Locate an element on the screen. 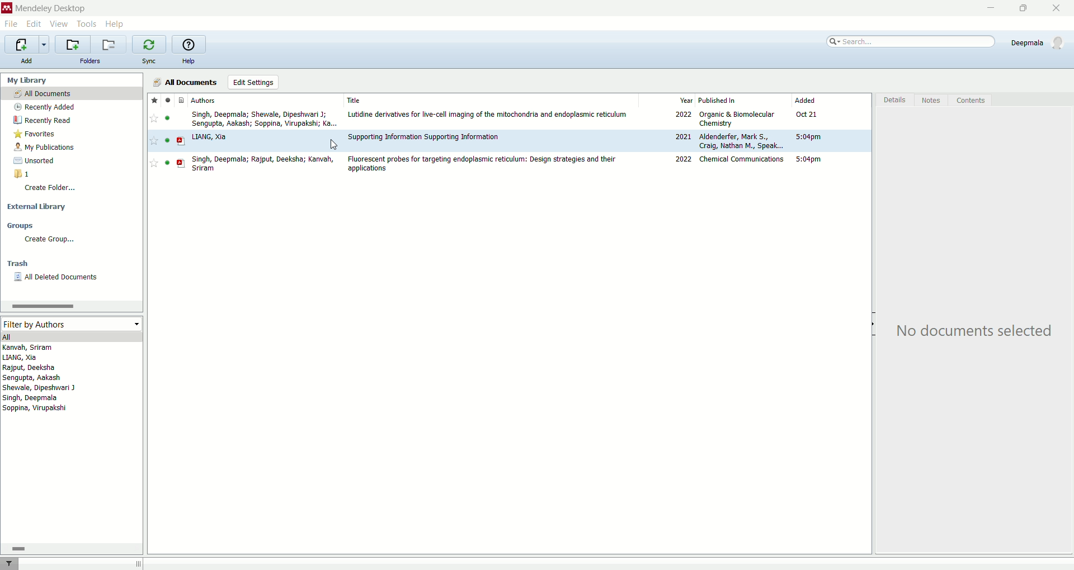 The image size is (1074, 570). 2022 is located at coordinates (684, 159).